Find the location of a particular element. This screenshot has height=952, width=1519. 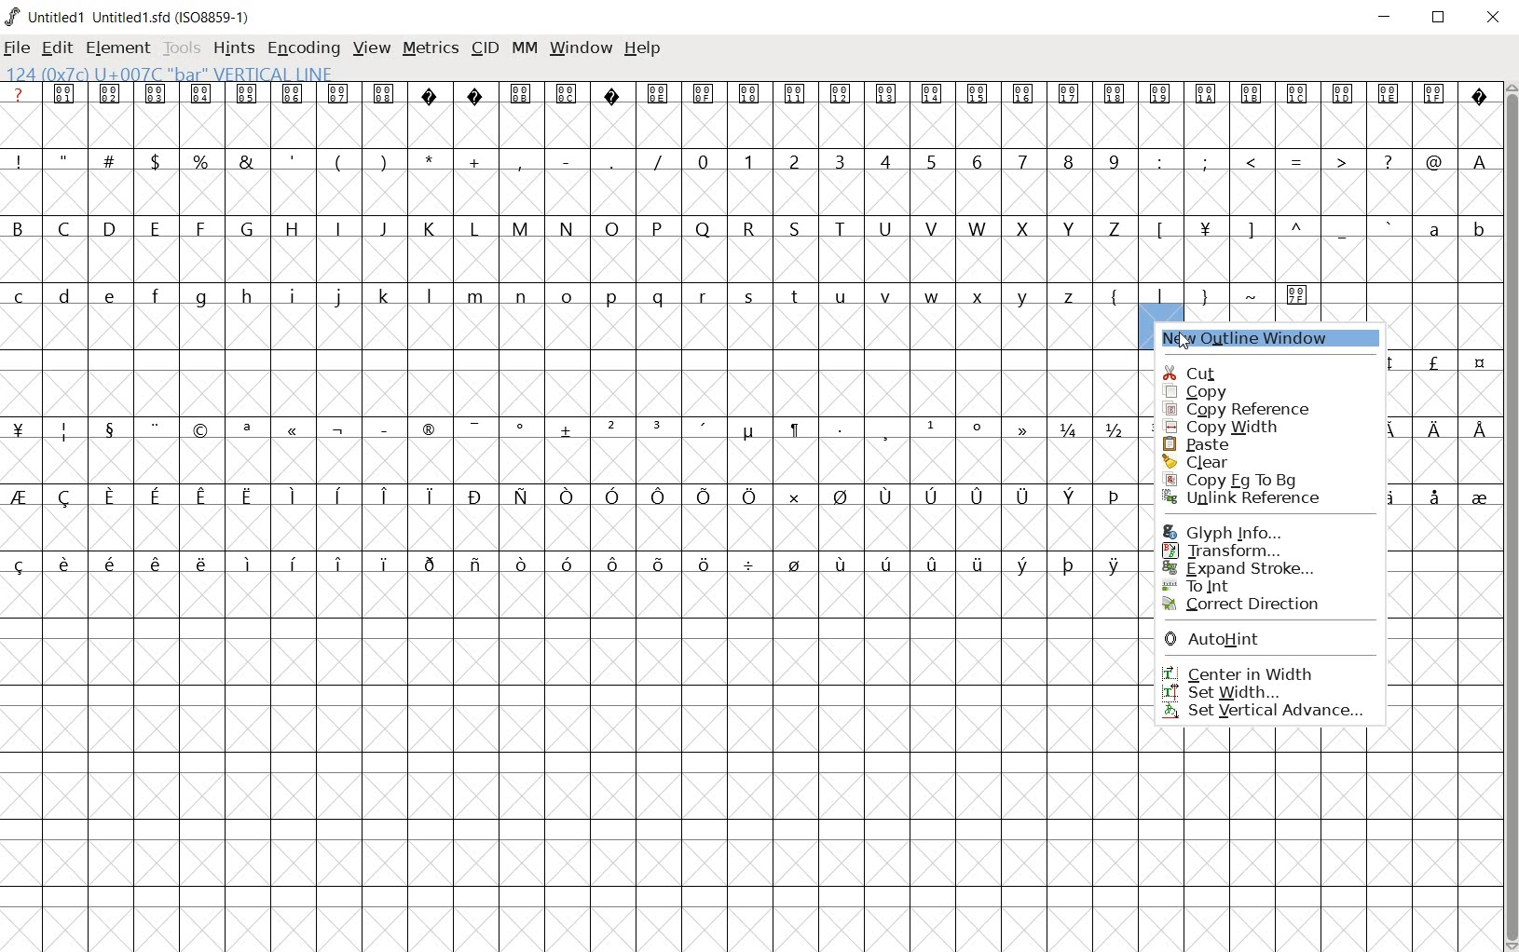

hints is located at coordinates (234, 48).